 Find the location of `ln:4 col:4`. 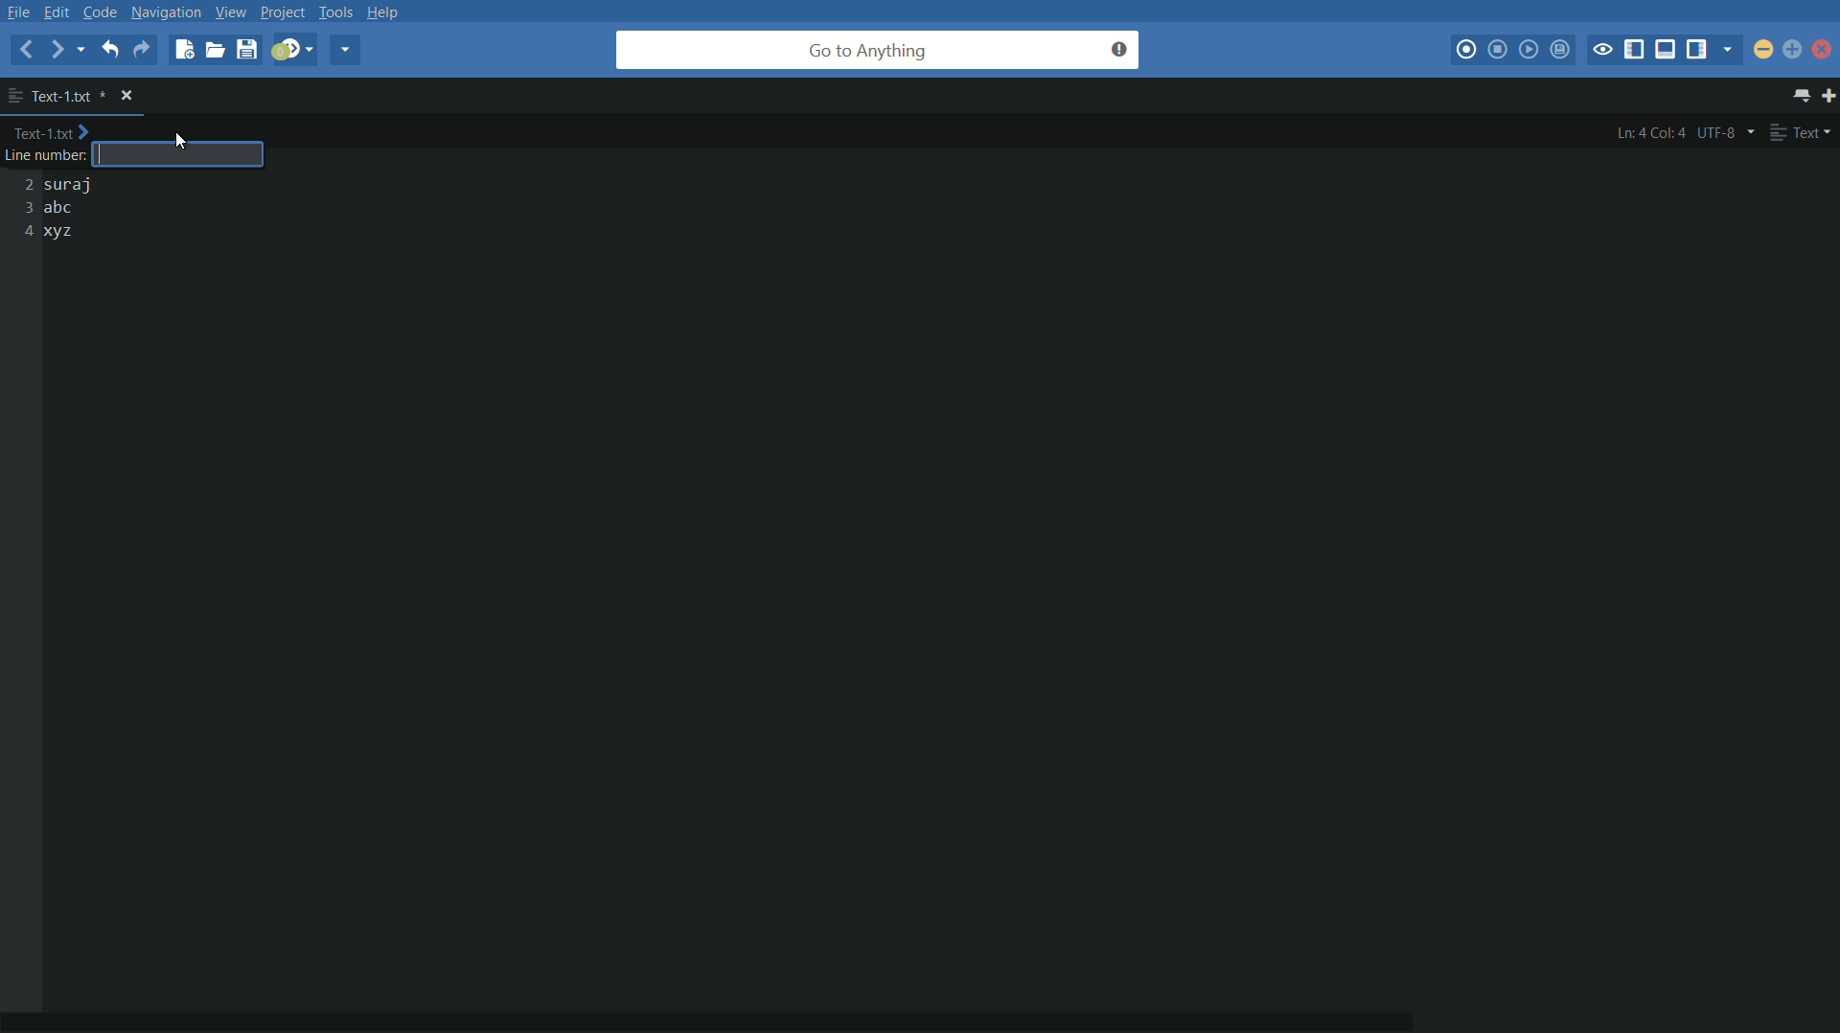

ln:4 col:4 is located at coordinates (1650, 133).